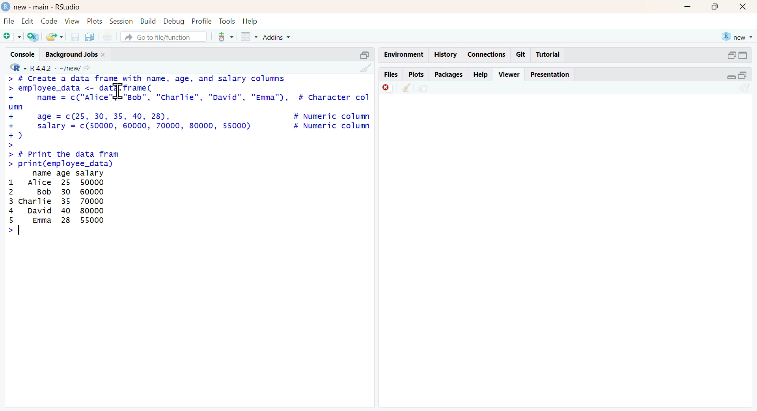 Image resolution: width=757 pixels, height=411 pixels. What do you see at coordinates (449, 74) in the screenshot?
I see `Packages` at bounding box center [449, 74].